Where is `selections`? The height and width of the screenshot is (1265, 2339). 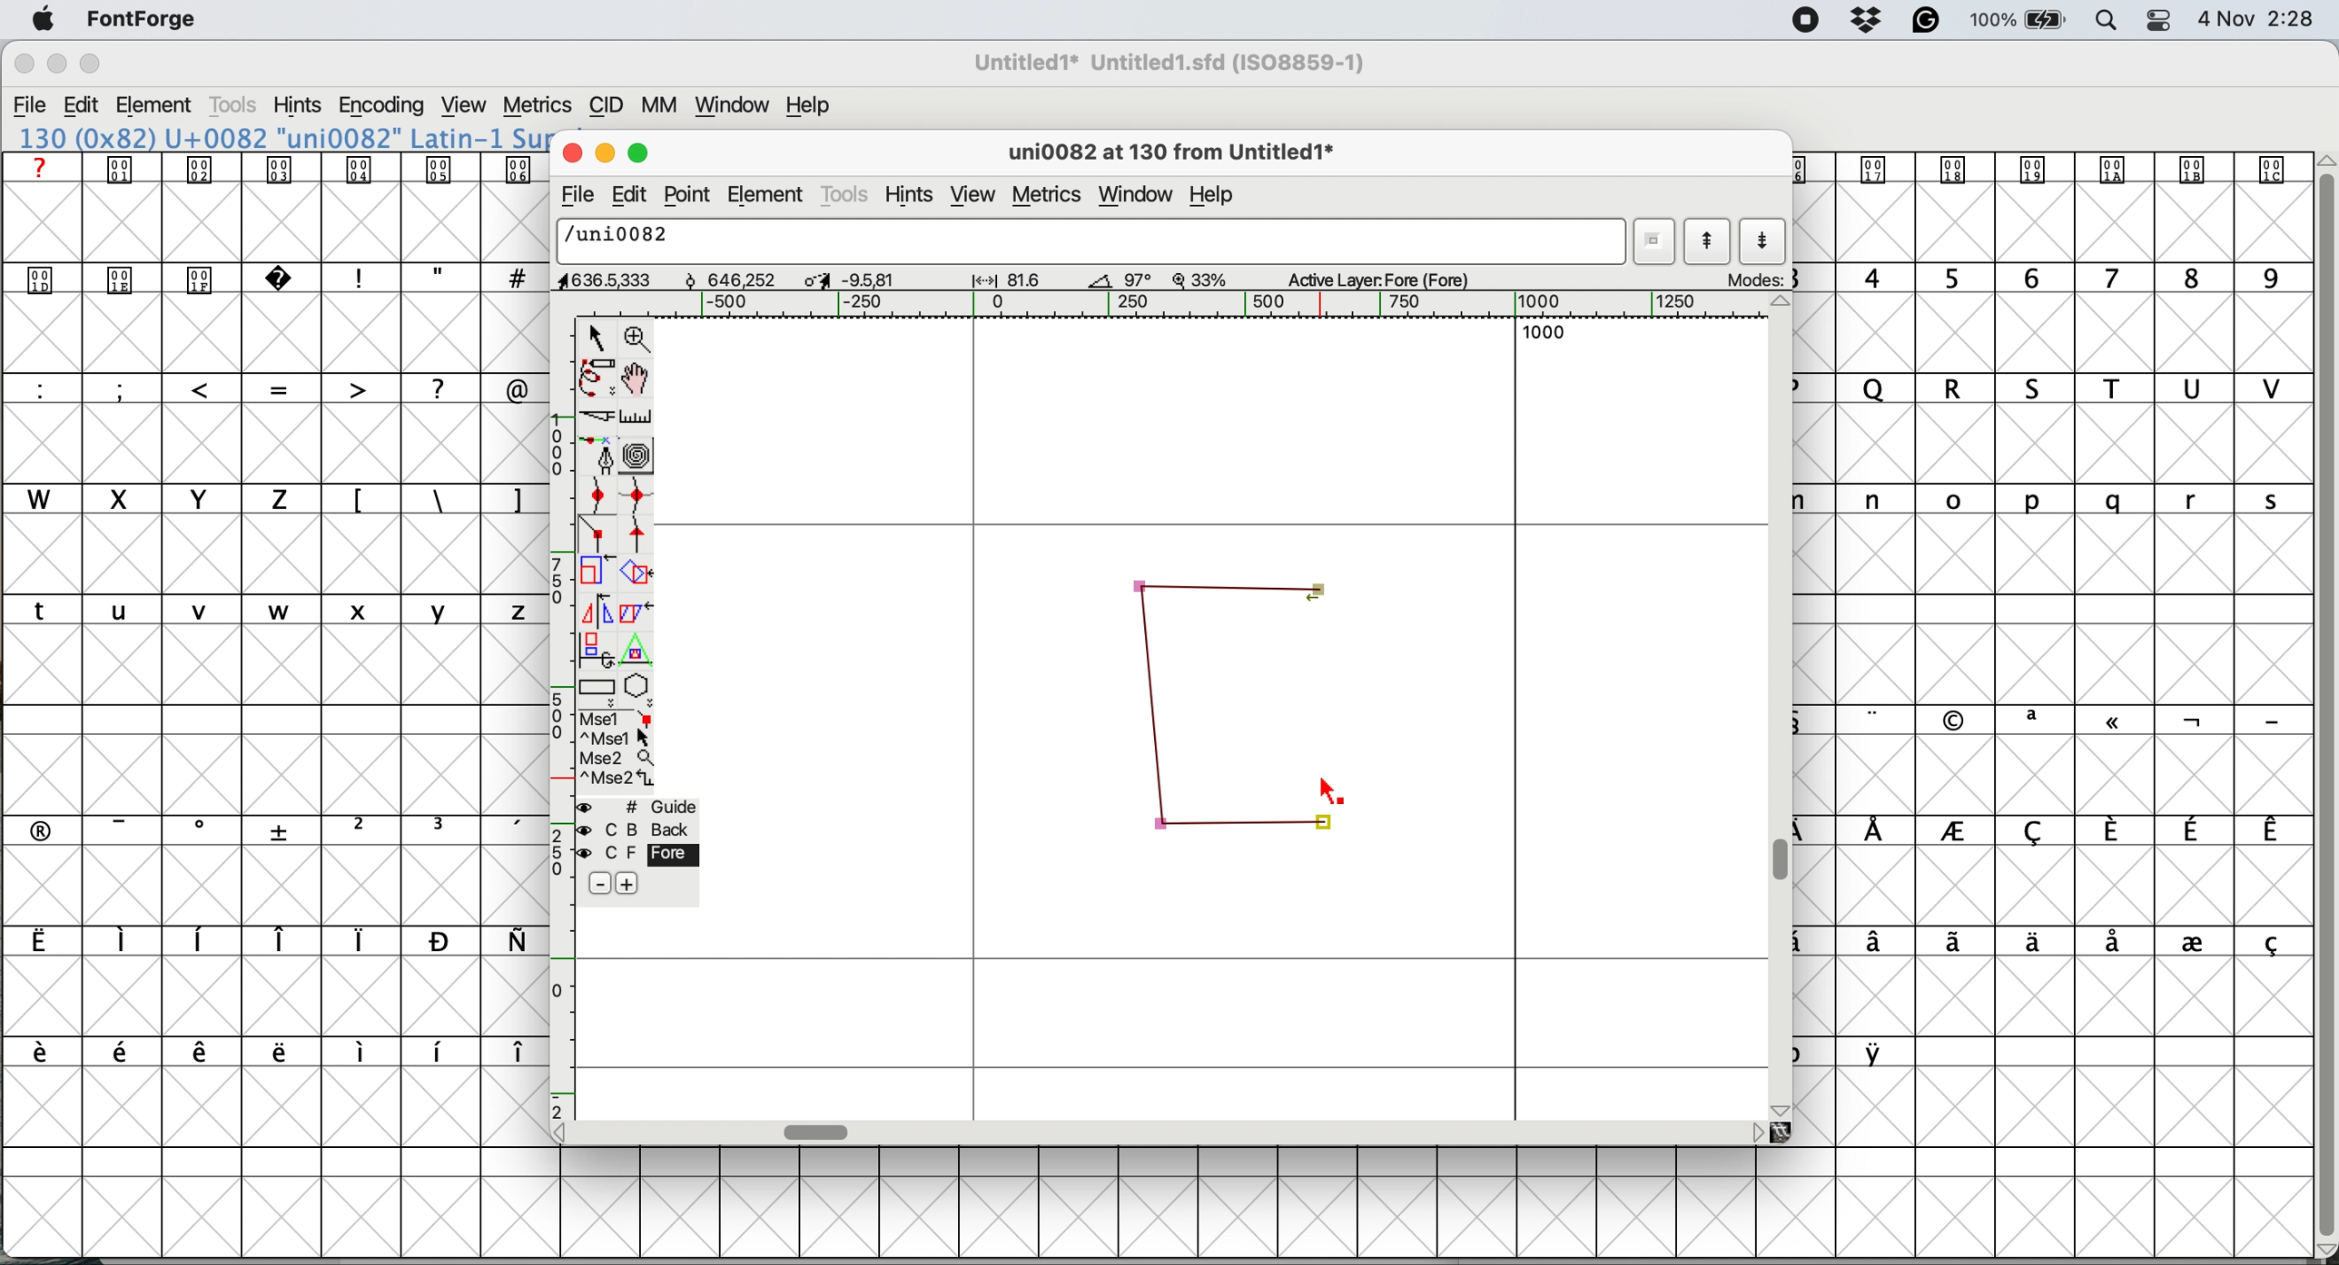
selections is located at coordinates (618, 751).